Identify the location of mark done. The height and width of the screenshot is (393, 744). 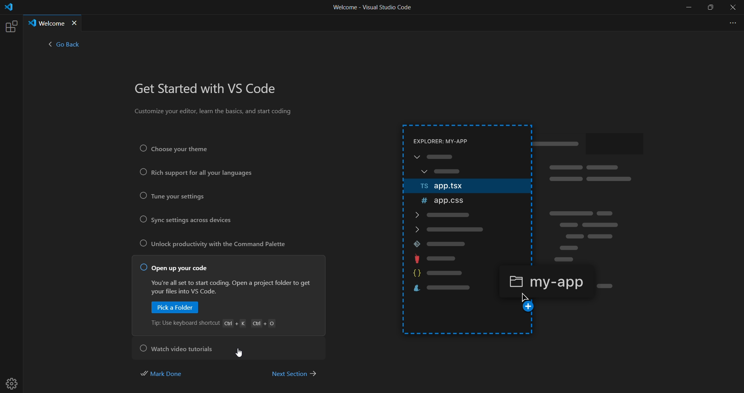
(167, 373).